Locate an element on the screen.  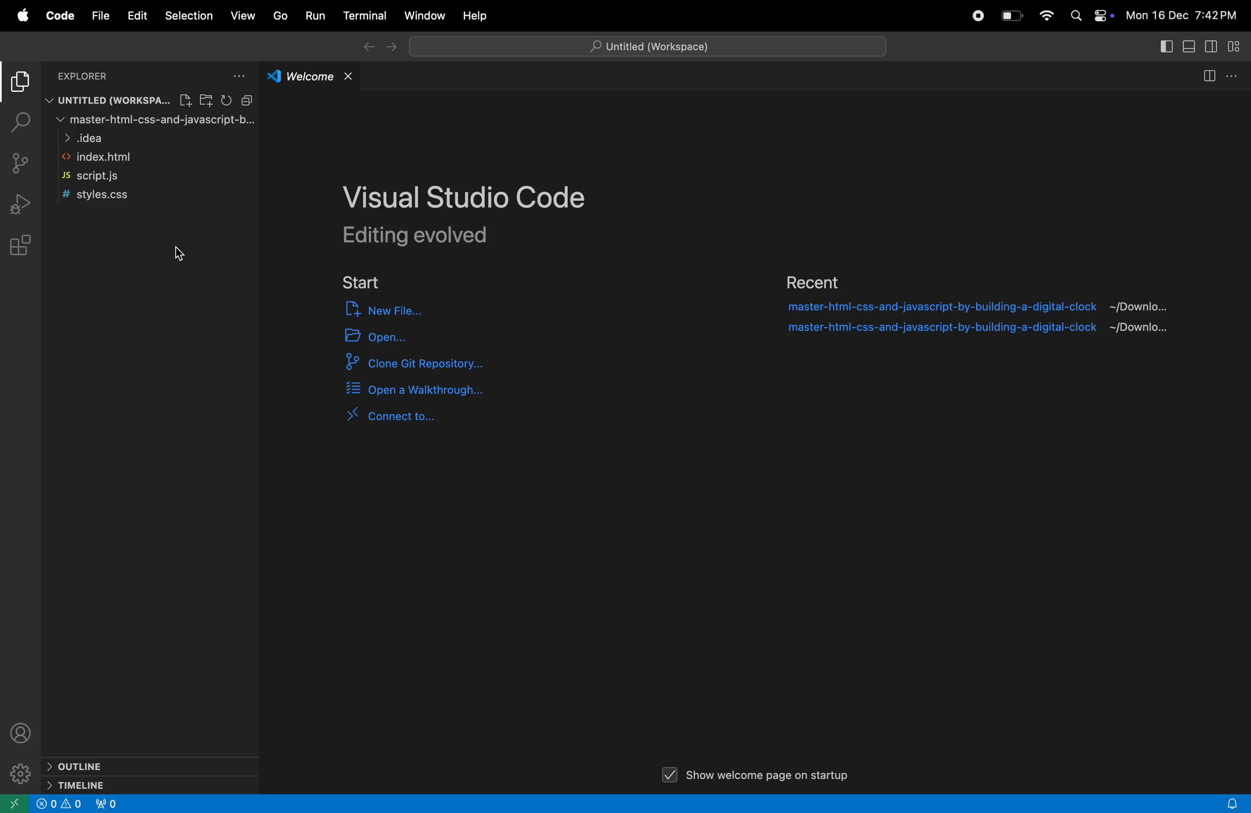
clone git repository is located at coordinates (444, 363).